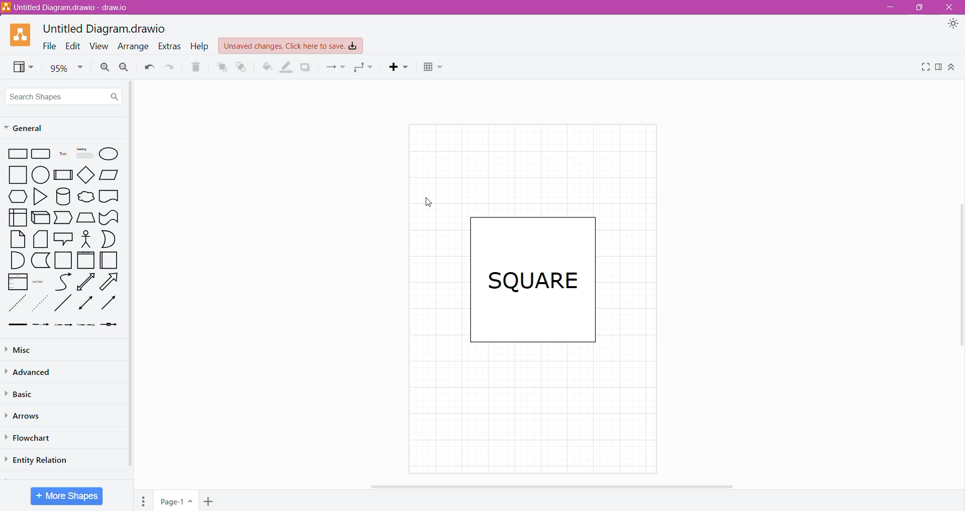 The width and height of the screenshot is (965, 511). I want to click on heading, so click(85, 154).